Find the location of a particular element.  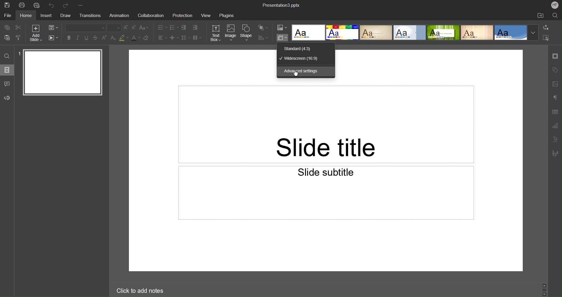

Slide Settings is located at coordinates (555, 58).